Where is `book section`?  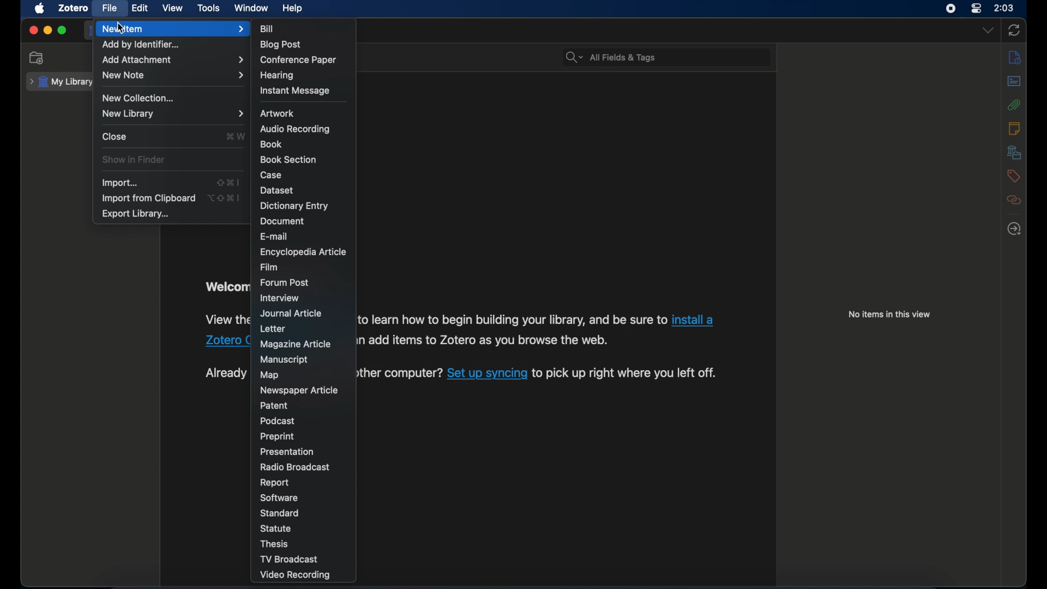
book section is located at coordinates (288, 160).